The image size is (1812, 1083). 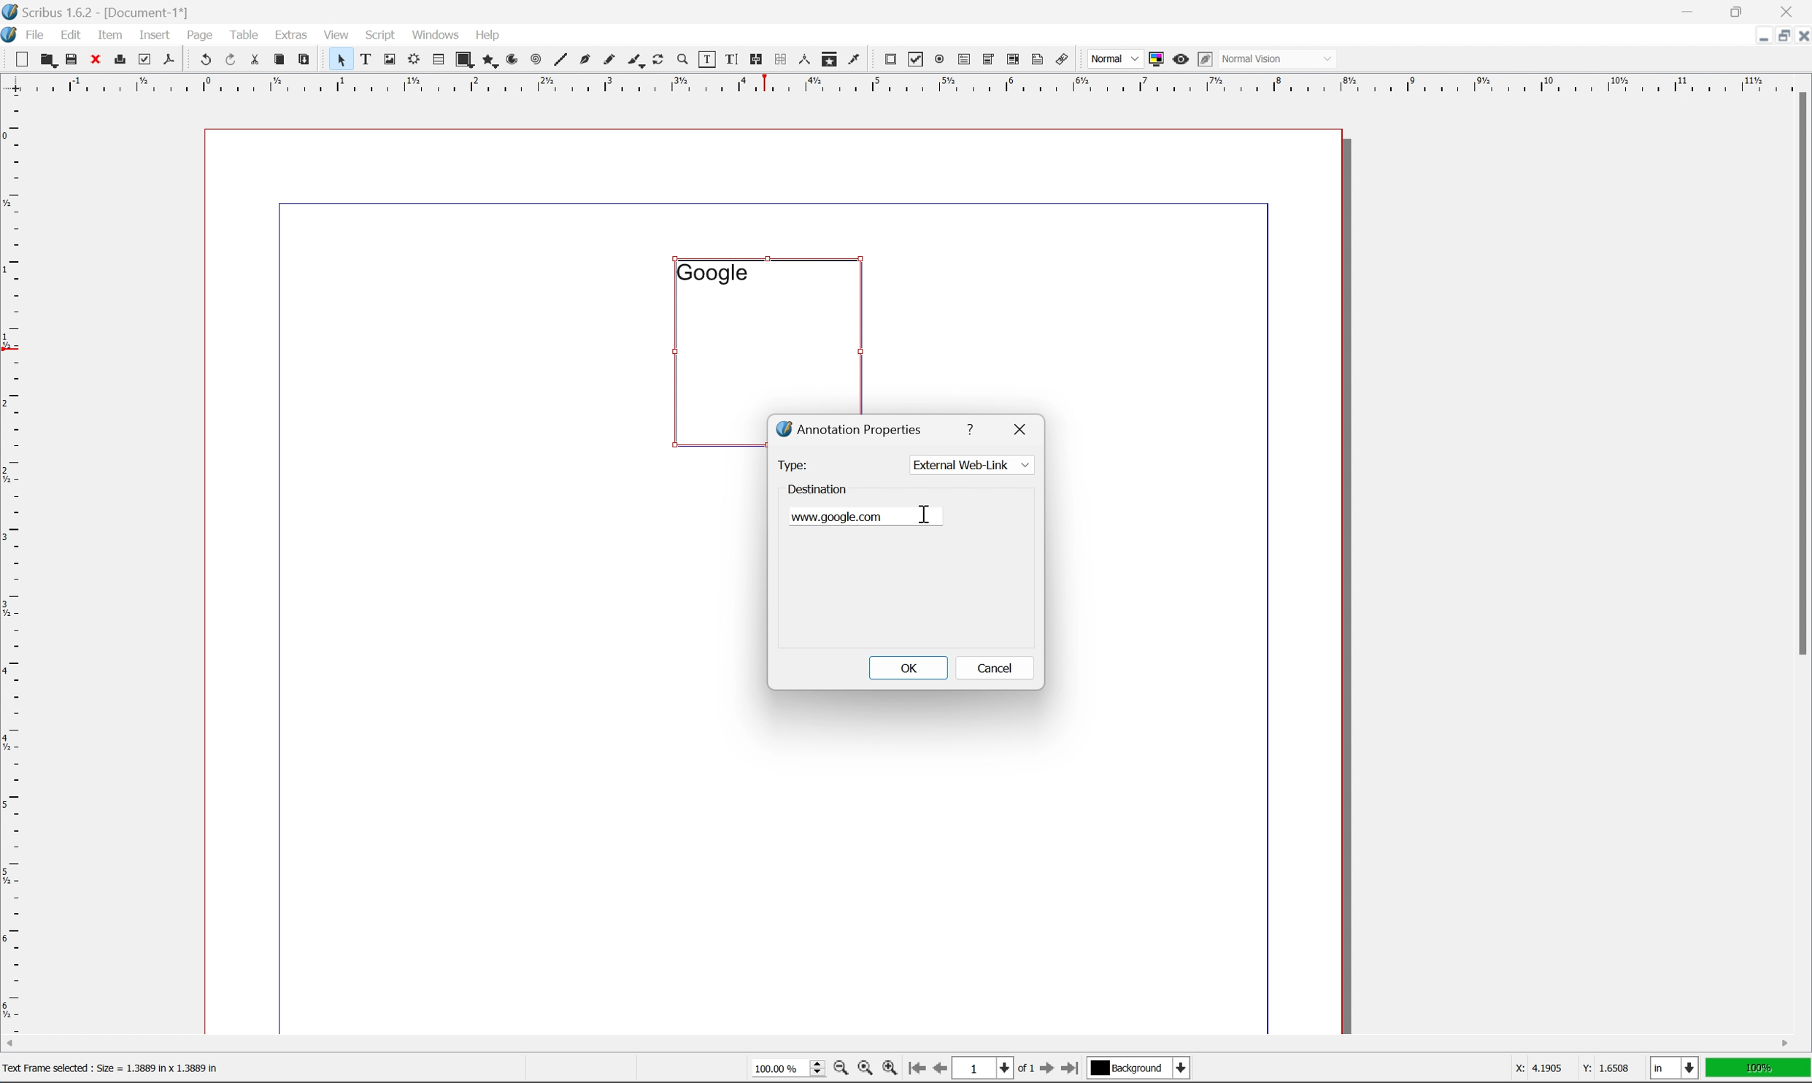 I want to click on render frame, so click(x=412, y=58).